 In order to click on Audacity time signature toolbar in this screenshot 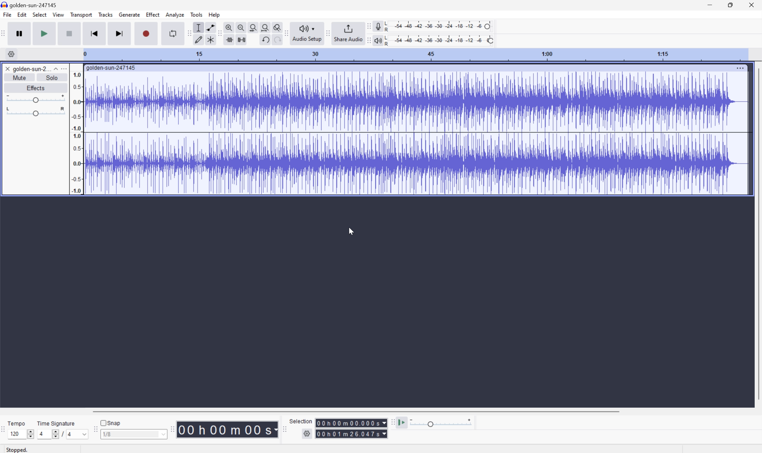, I will do `click(5, 432)`.